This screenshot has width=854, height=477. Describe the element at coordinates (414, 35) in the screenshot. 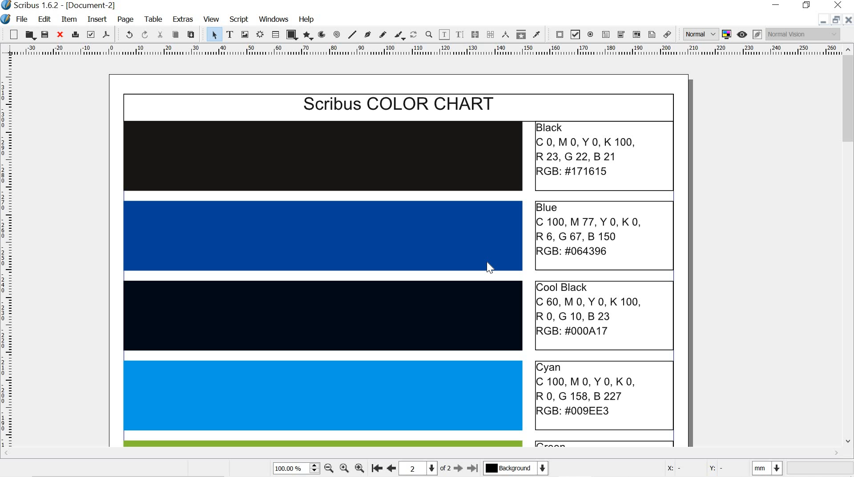

I see `rotate` at that location.